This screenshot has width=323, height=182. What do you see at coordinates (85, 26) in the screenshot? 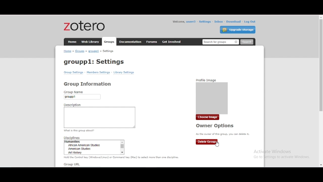
I see `zotero` at bounding box center [85, 26].